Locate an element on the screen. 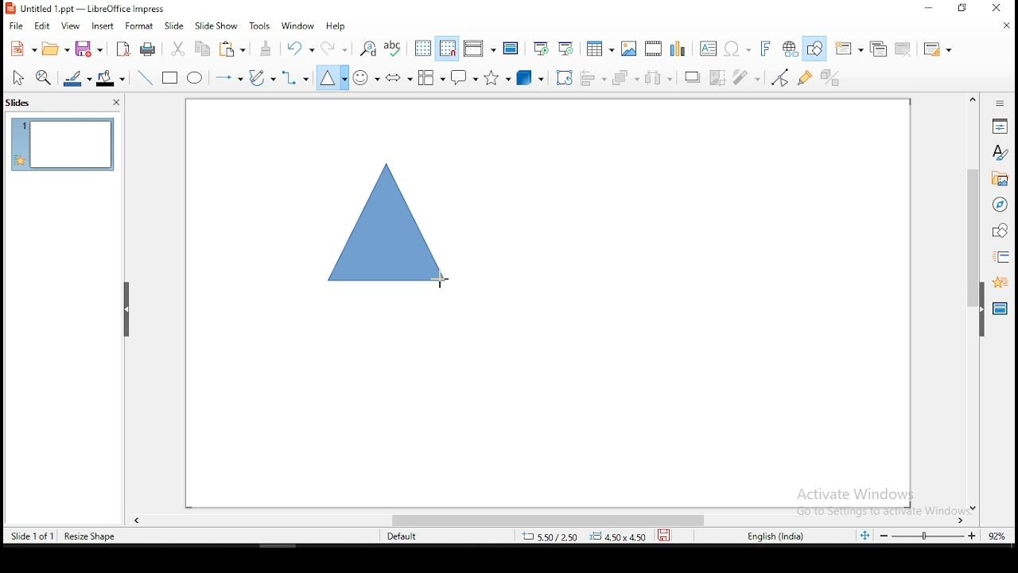 Image resolution: width=1018 pixels, height=573 pixels. slide is located at coordinates (175, 24).